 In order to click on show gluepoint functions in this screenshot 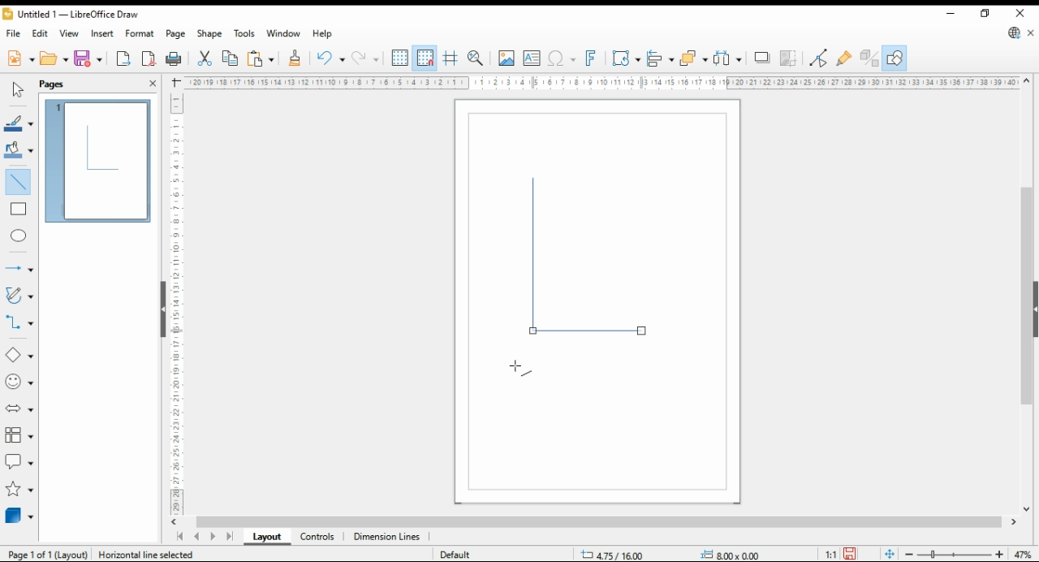, I will do `click(844, 58)`.